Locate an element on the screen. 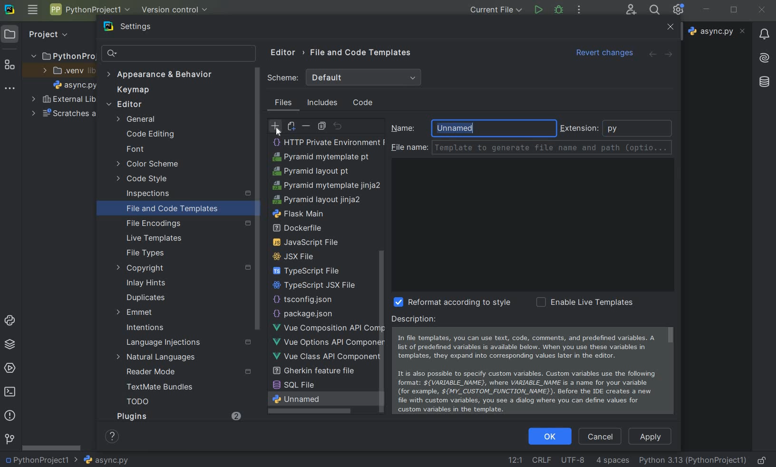  problems is located at coordinates (10, 415).